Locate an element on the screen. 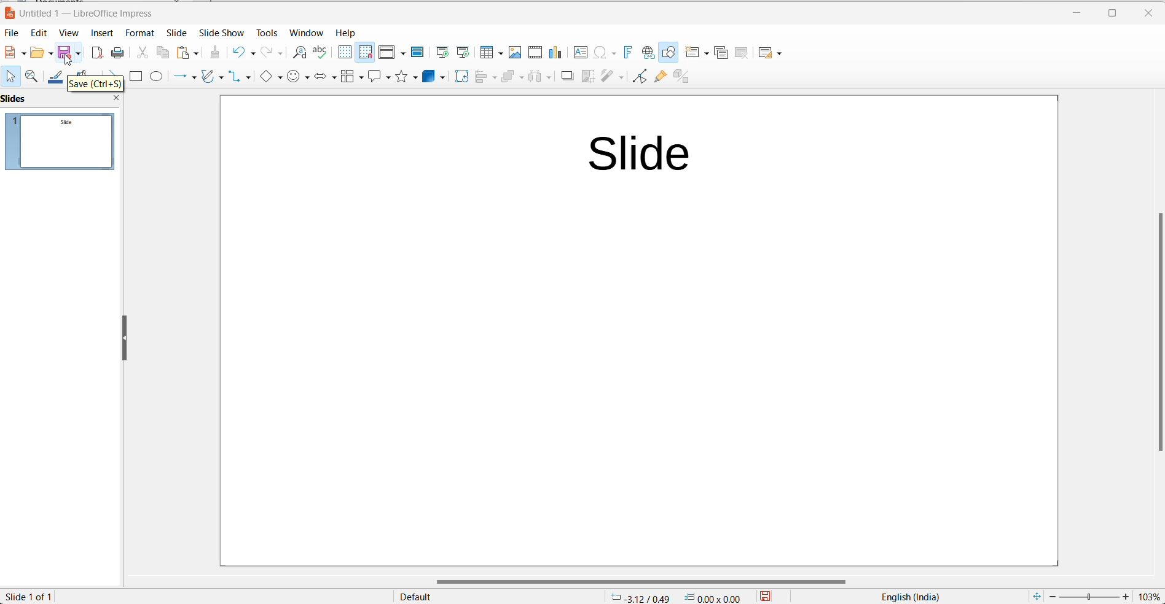  insert audio or video is located at coordinates (536, 52).